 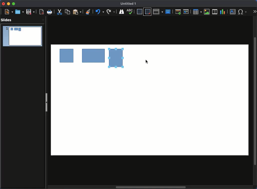 I want to click on Audio or video, so click(x=215, y=12).